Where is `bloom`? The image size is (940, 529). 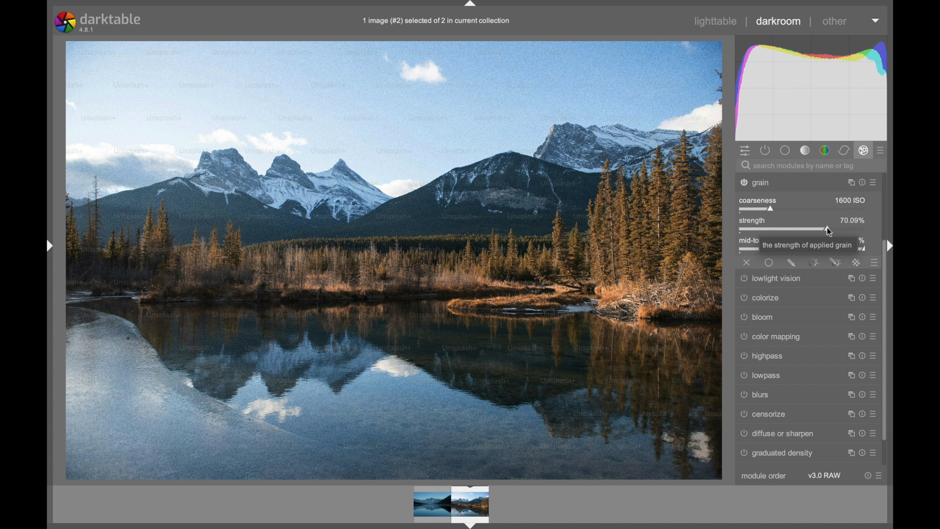
bloom is located at coordinates (762, 317).